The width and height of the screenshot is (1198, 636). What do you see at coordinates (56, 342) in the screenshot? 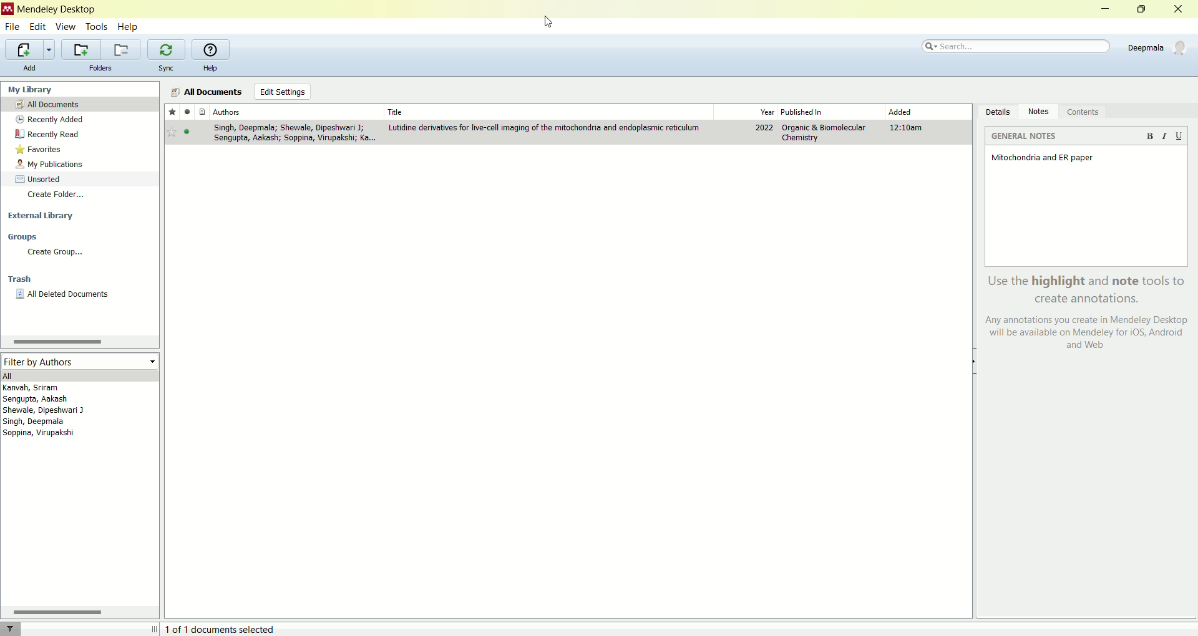
I see `Scrollbar` at bounding box center [56, 342].